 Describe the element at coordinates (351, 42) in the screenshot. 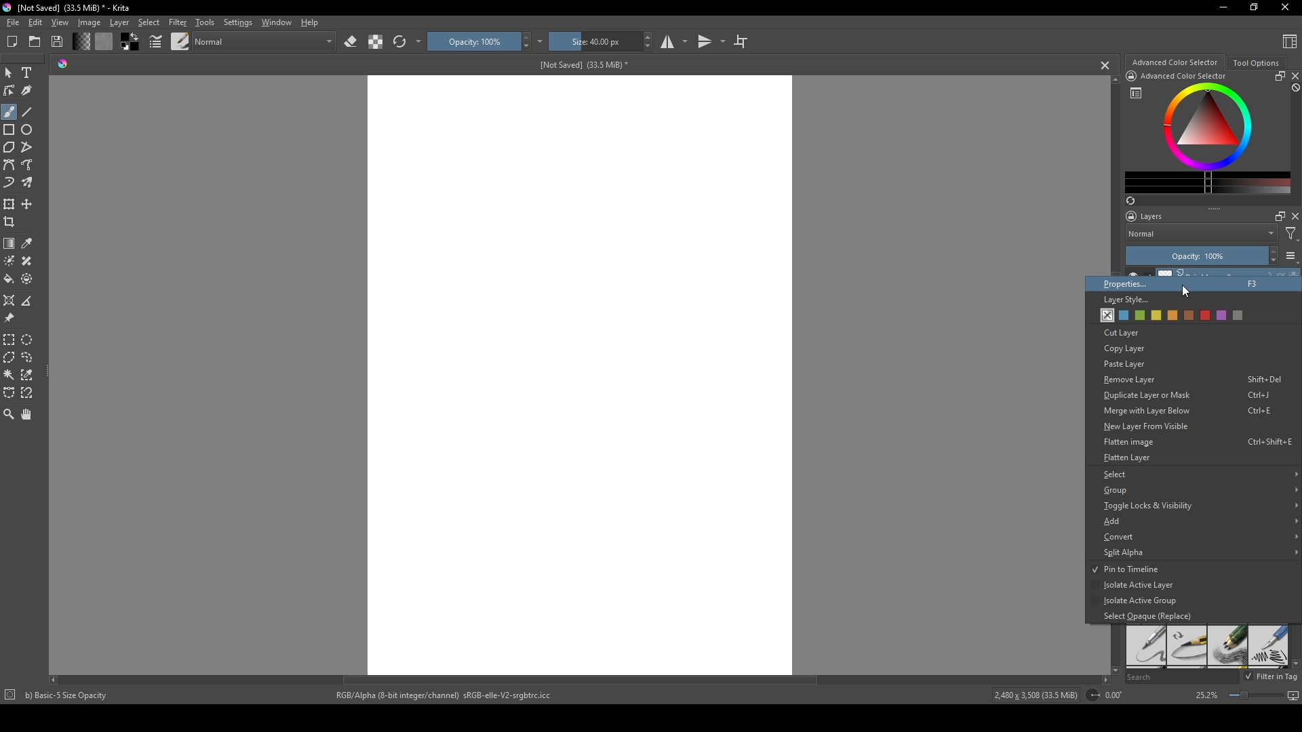

I see `erase` at that location.